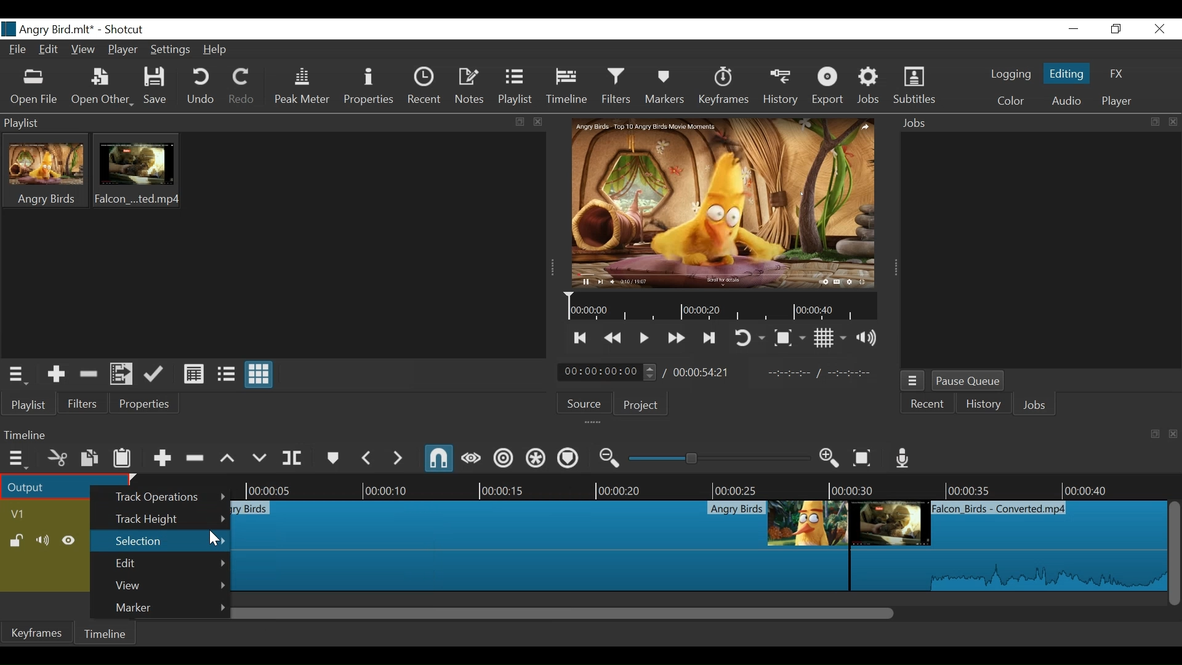 The width and height of the screenshot is (1182, 665). Describe the element at coordinates (566, 86) in the screenshot. I see `Timeline` at that location.